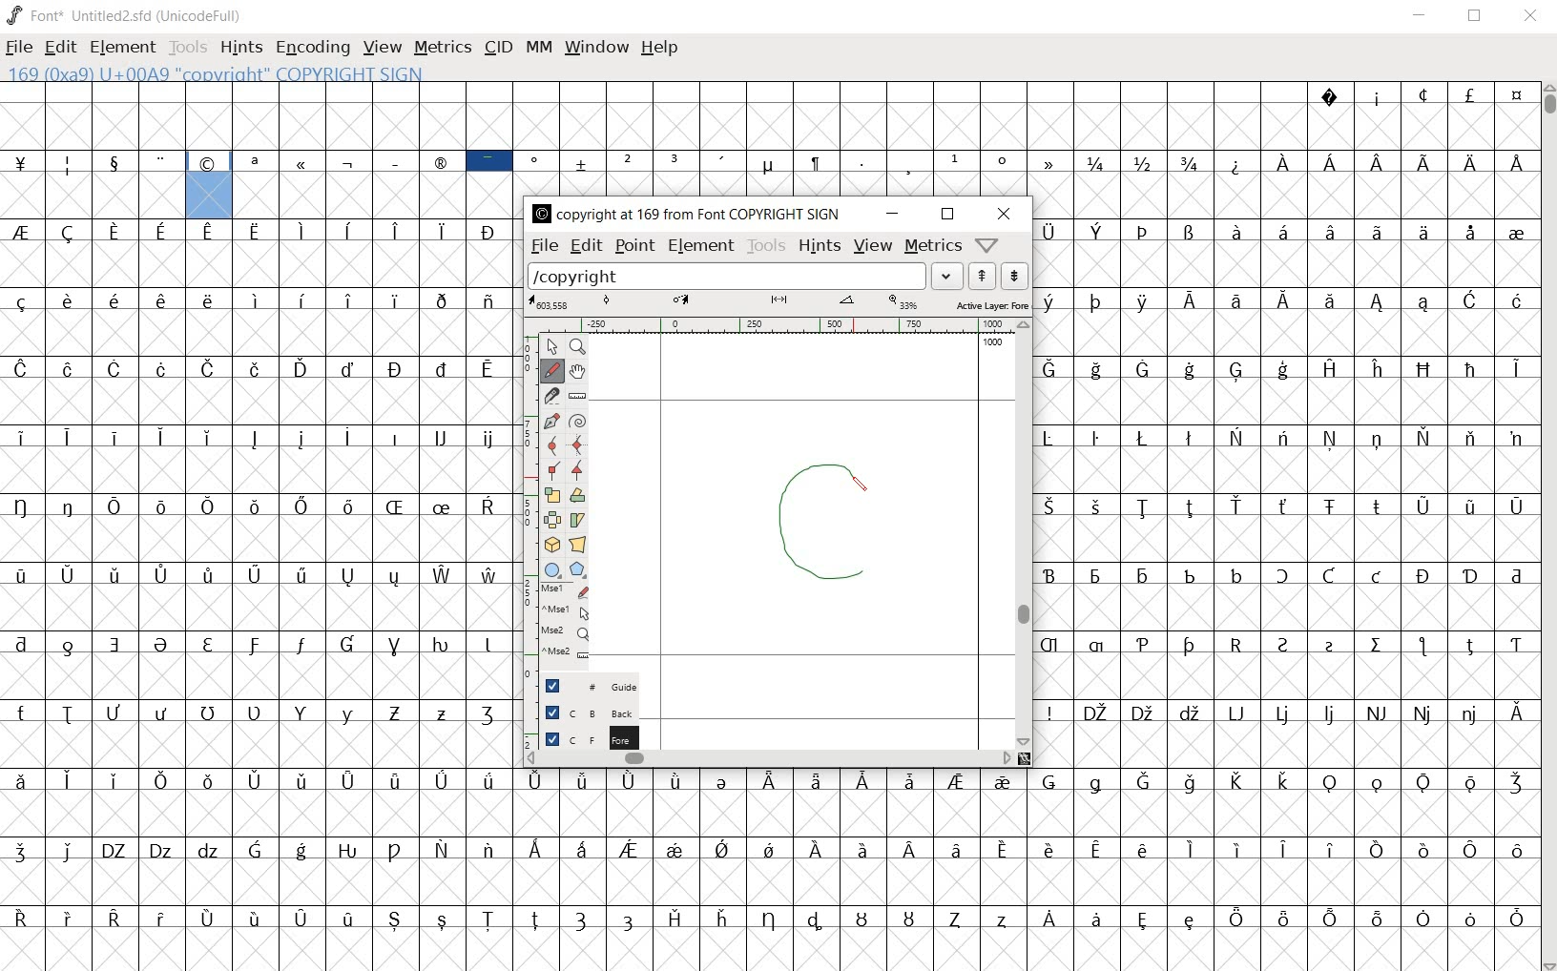 Image resolution: width=1557 pixels, height=971 pixels. I want to click on view, so click(383, 49).